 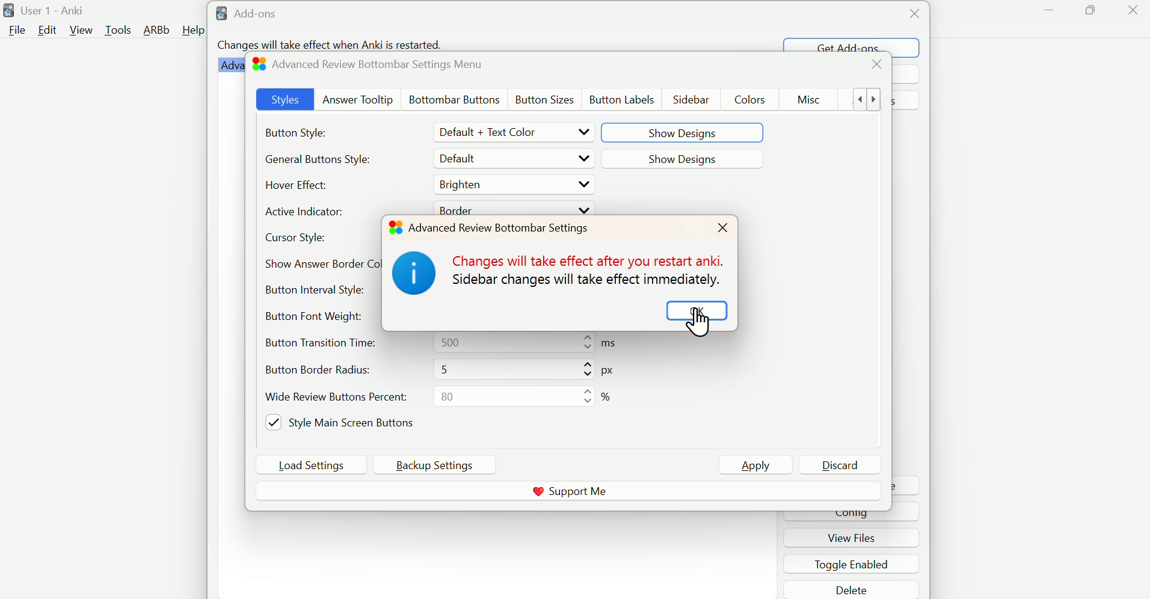 What do you see at coordinates (857, 564) in the screenshot?
I see `toggle enabled` at bounding box center [857, 564].